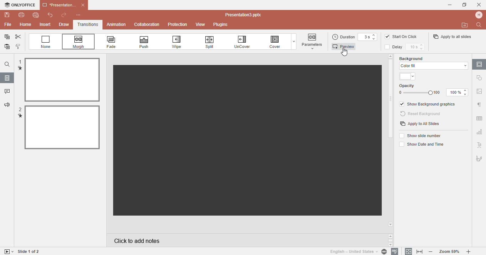  I want to click on Cancel, so click(479, 5).